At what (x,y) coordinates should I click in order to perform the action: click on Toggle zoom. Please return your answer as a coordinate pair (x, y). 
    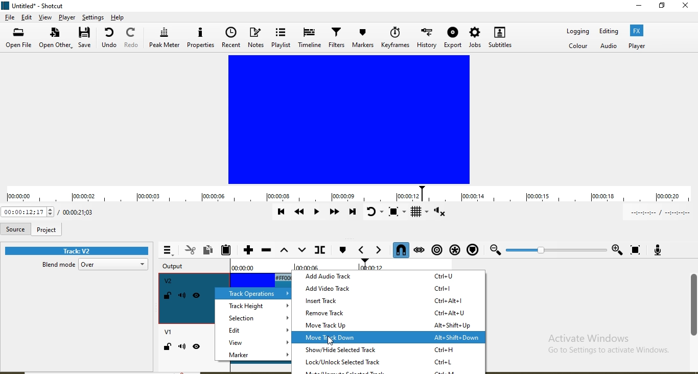
    Looking at the image, I should click on (395, 214).